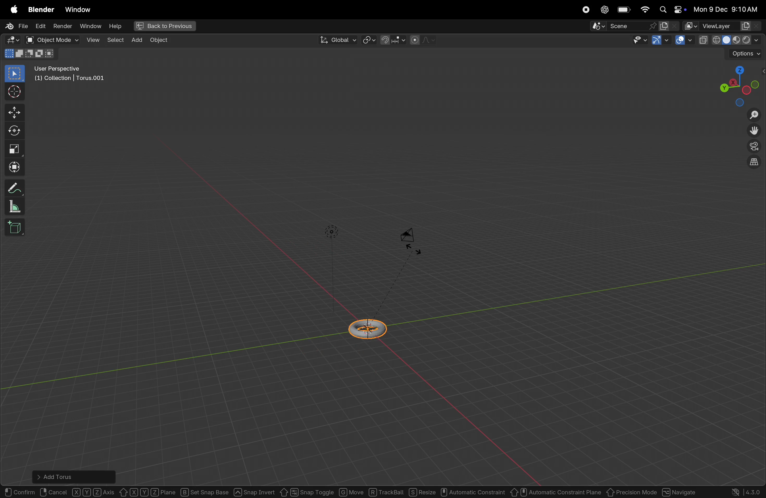 The image size is (766, 498). What do you see at coordinates (163, 27) in the screenshot?
I see `back to previous` at bounding box center [163, 27].